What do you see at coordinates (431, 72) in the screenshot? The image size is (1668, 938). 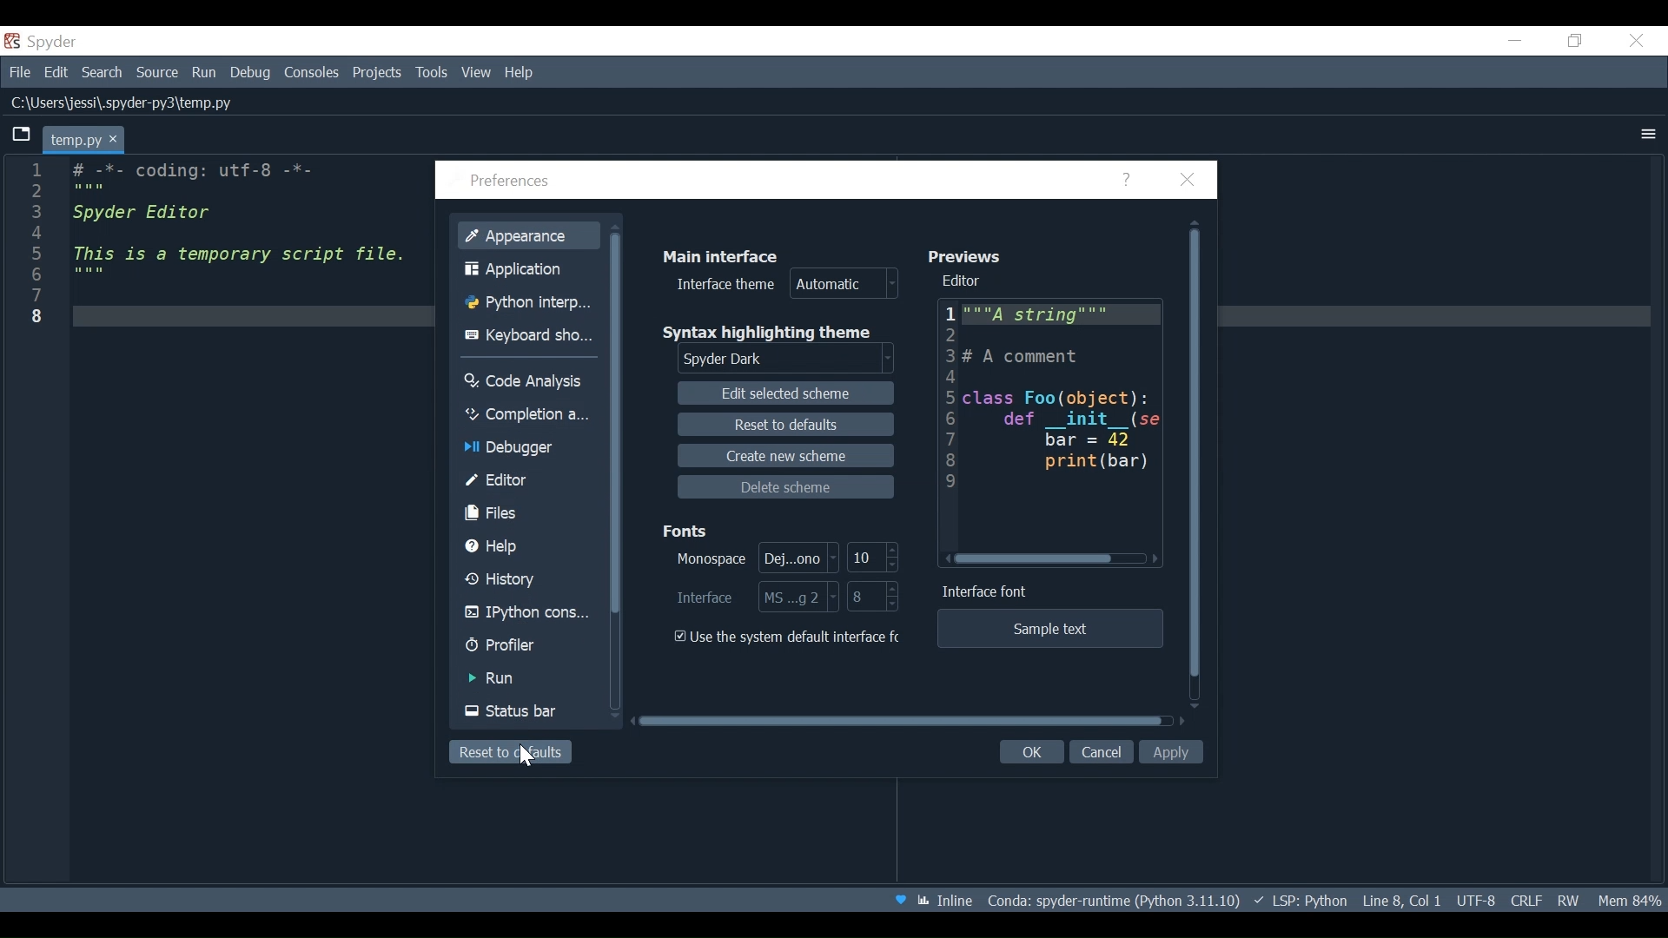 I see `Tools` at bounding box center [431, 72].